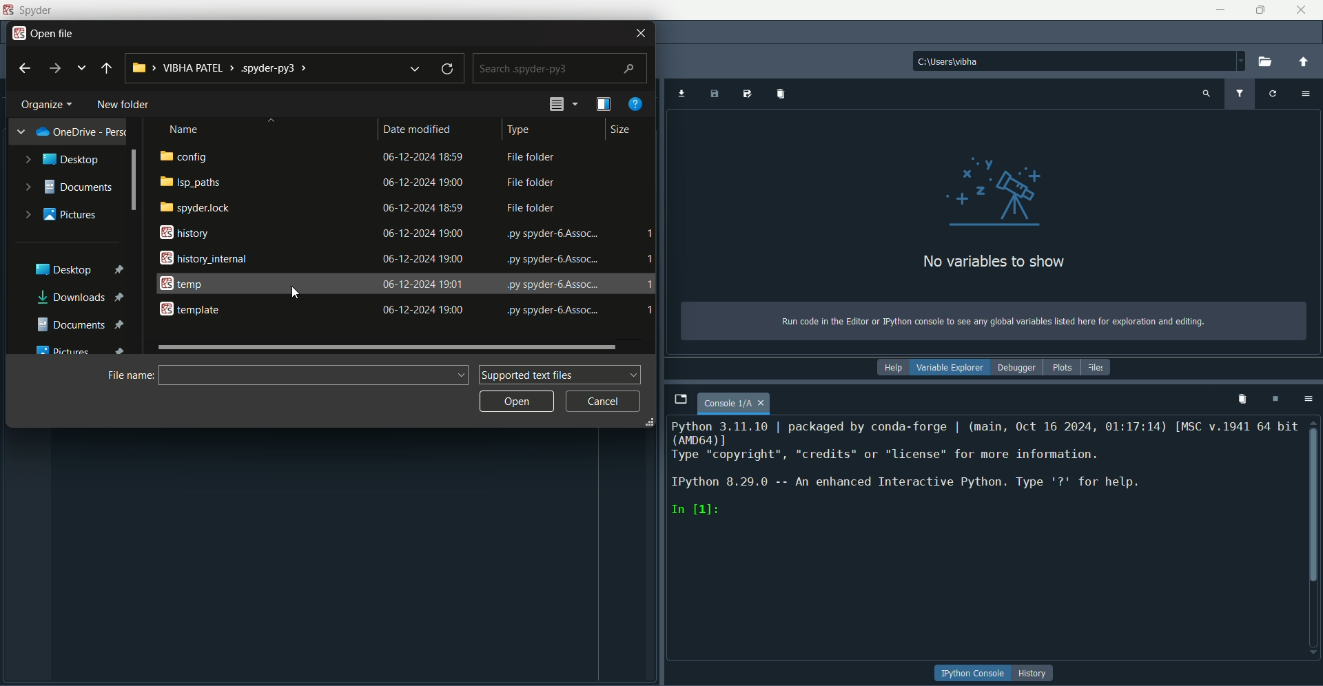 The height and width of the screenshot is (686, 1323). What do you see at coordinates (296, 296) in the screenshot?
I see `Cursor` at bounding box center [296, 296].